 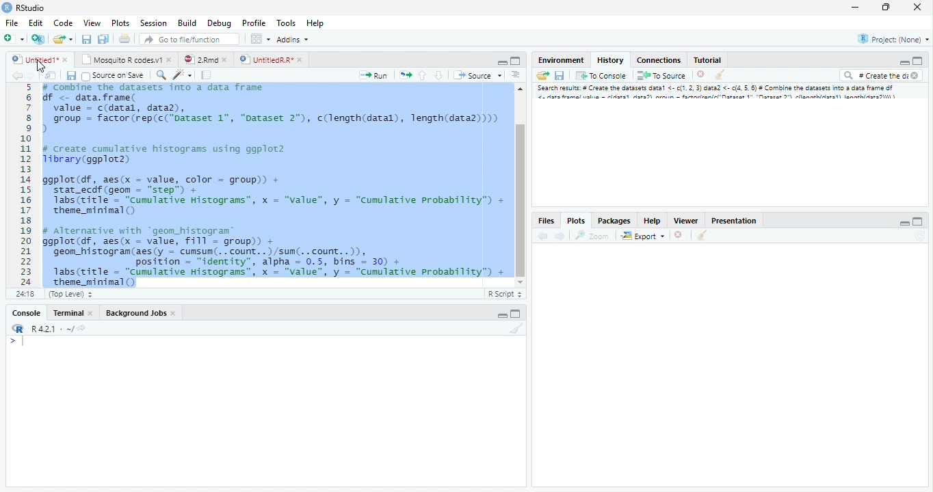 I want to click on Tutorial, so click(x=708, y=60).